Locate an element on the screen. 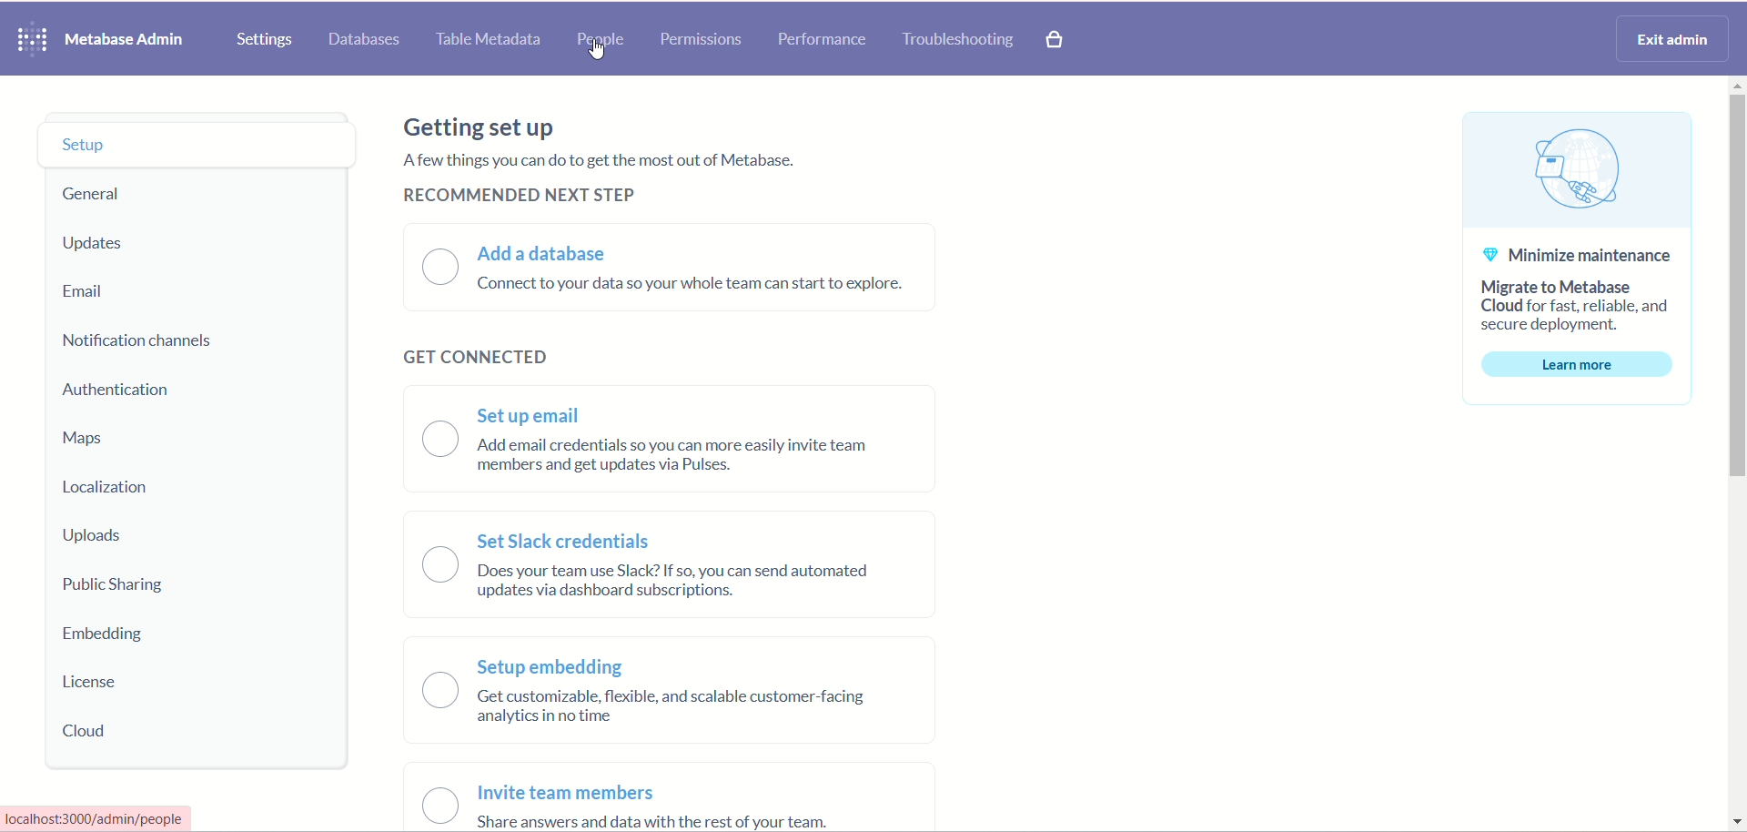 This screenshot has height=832, width=1747. metabase admin is located at coordinates (134, 40).